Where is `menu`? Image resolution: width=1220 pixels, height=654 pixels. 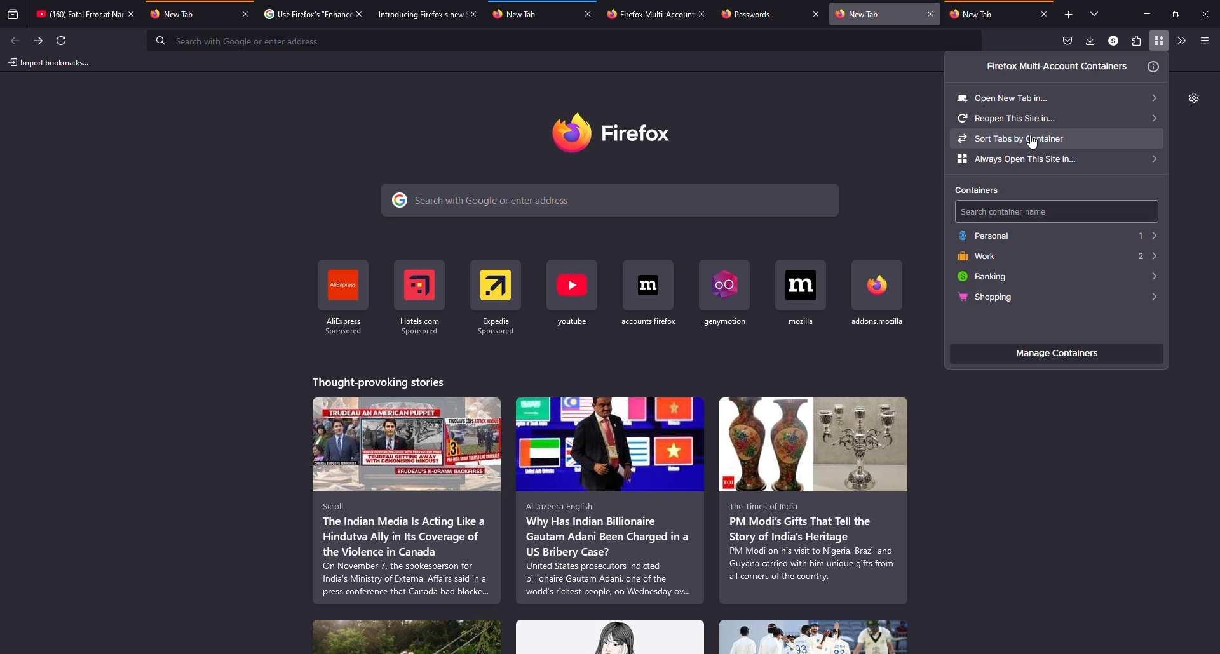
menu is located at coordinates (1204, 40).